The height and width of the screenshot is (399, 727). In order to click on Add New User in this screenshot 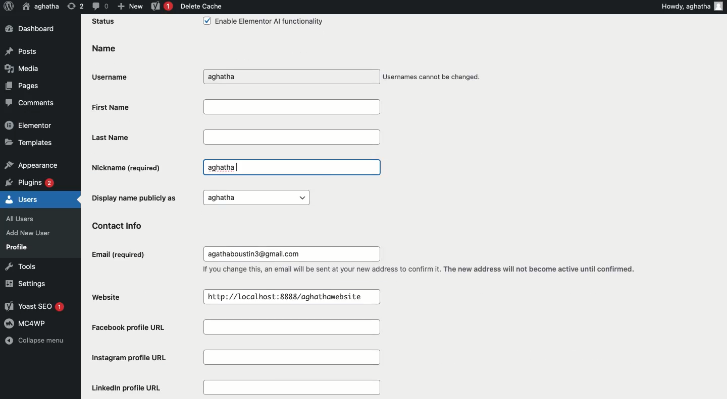, I will do `click(27, 233)`.